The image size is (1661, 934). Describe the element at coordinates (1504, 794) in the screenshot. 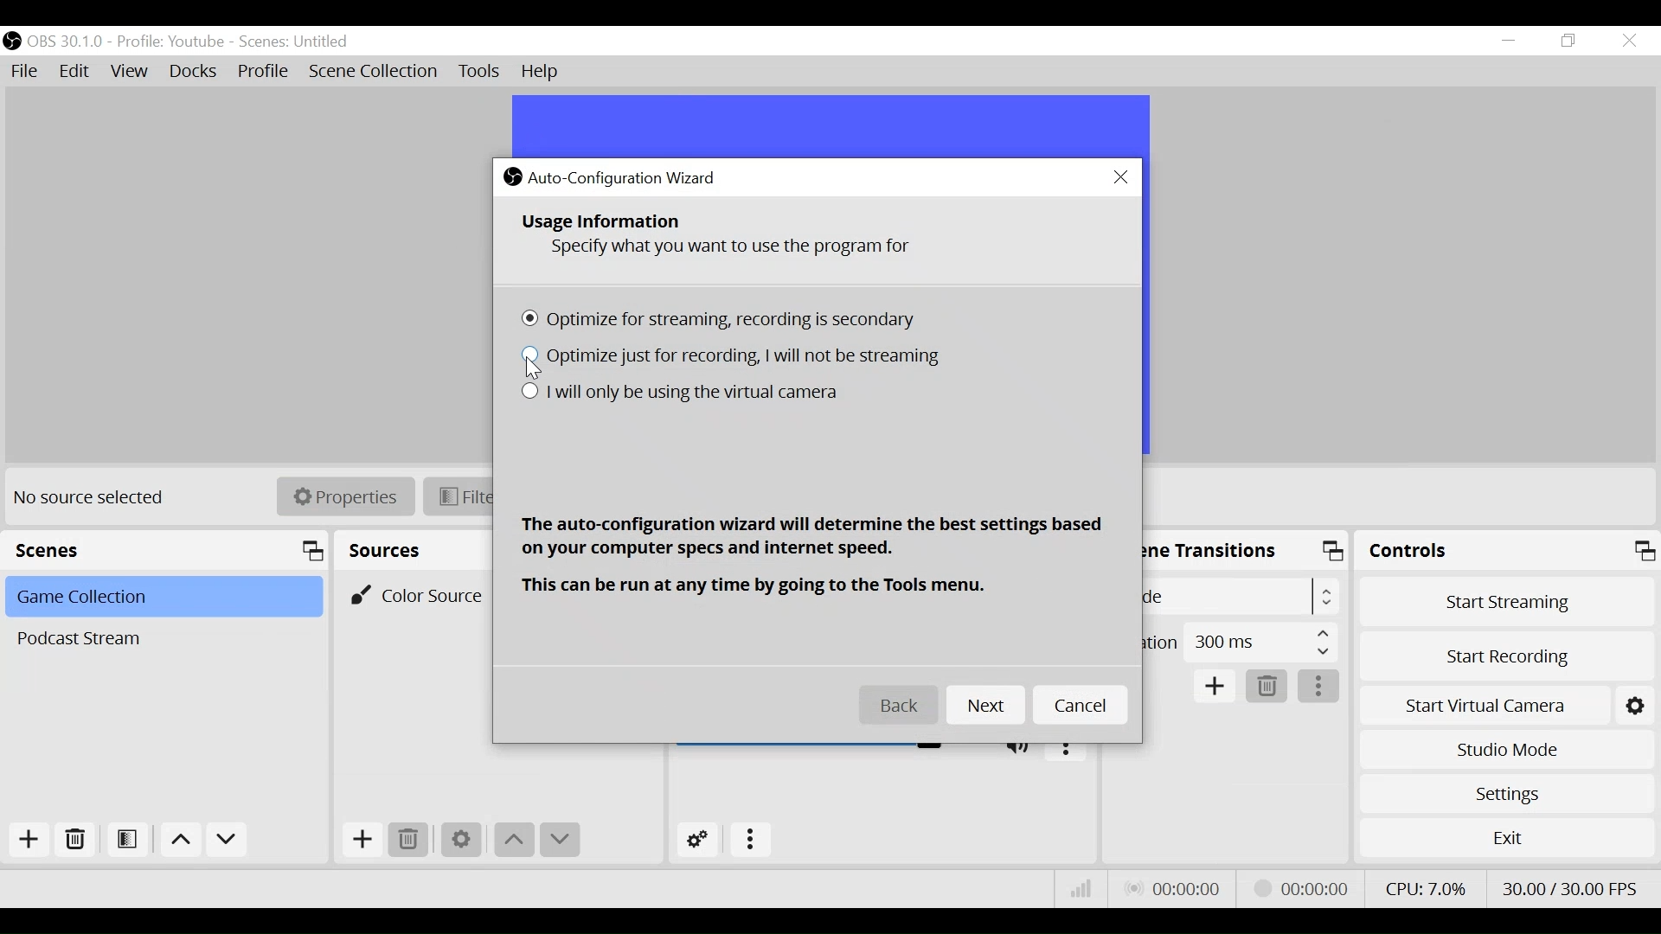

I see `Settings` at that location.